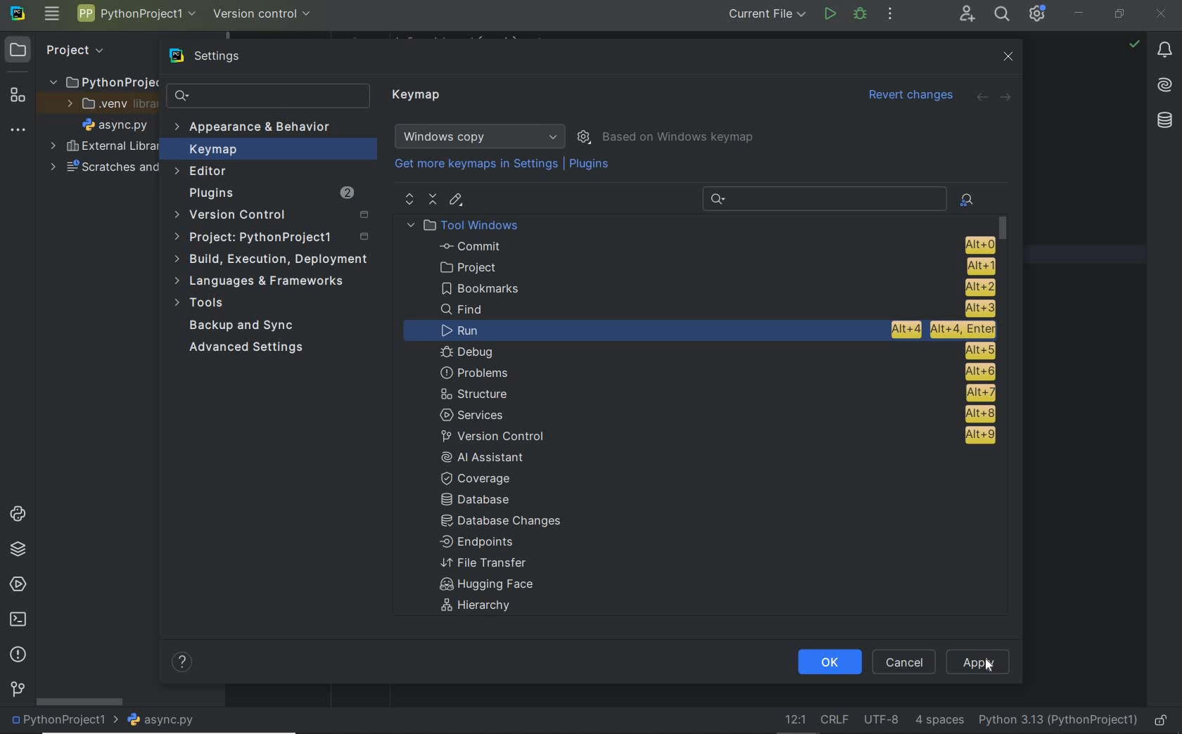 This screenshot has height=734, width=1182. Describe the element at coordinates (18, 14) in the screenshot. I see `system name` at that location.